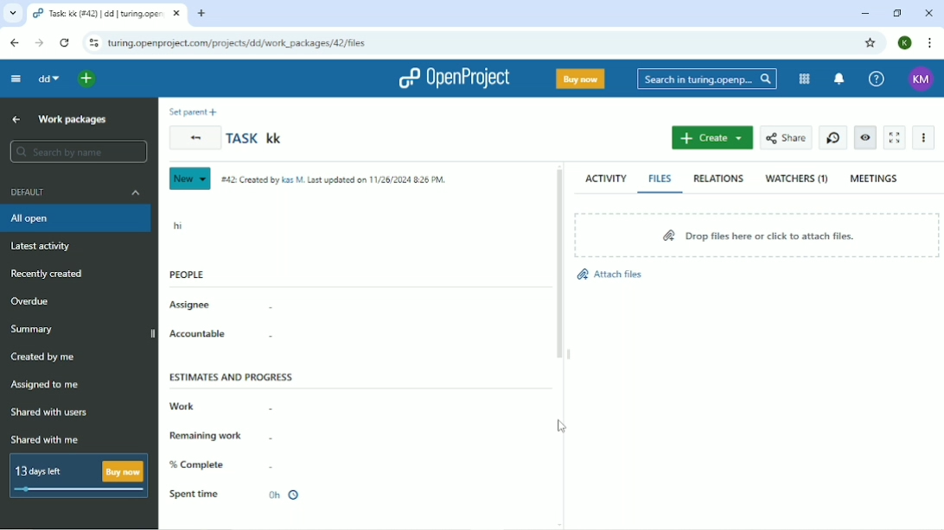 The width and height of the screenshot is (944, 530). What do you see at coordinates (75, 220) in the screenshot?
I see `All open` at bounding box center [75, 220].